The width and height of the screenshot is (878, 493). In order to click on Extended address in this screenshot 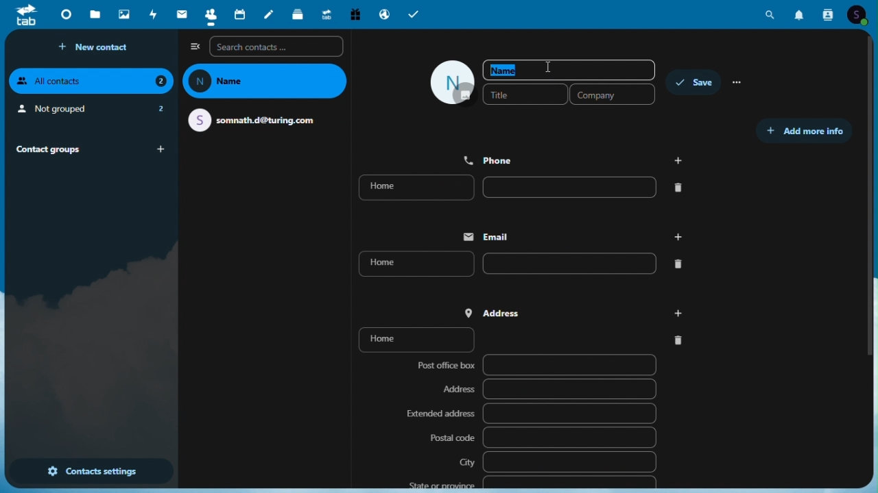, I will do `click(530, 414)`.